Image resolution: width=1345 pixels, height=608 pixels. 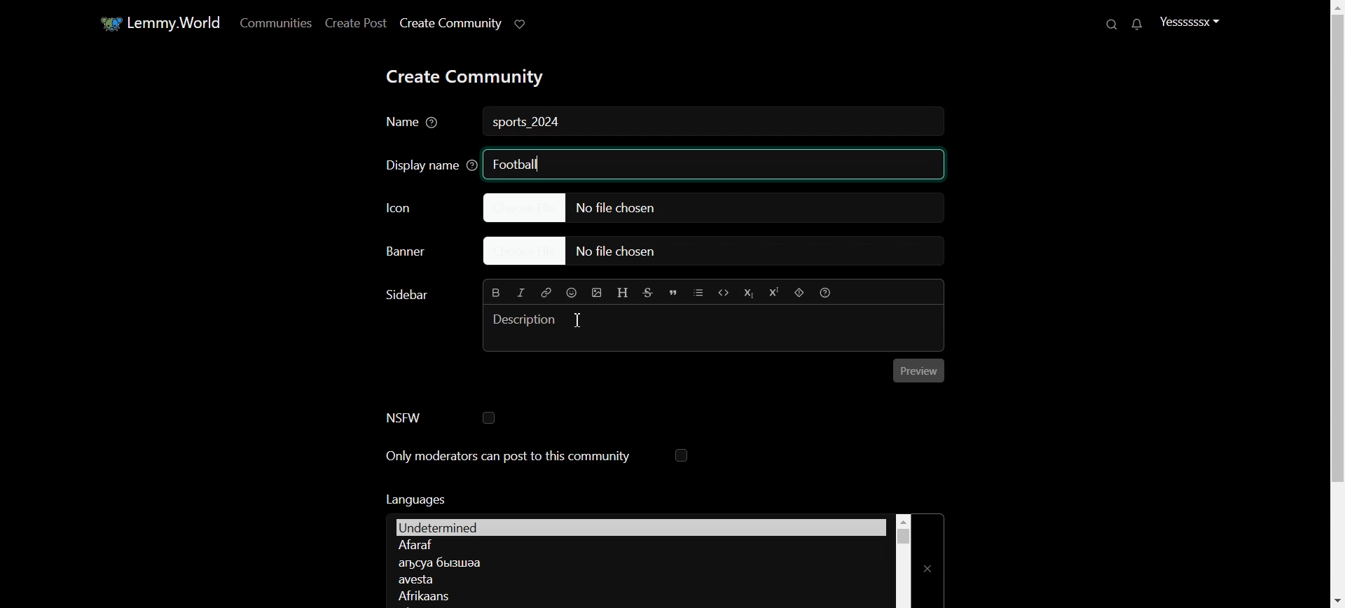 I want to click on Language, so click(x=638, y=546).